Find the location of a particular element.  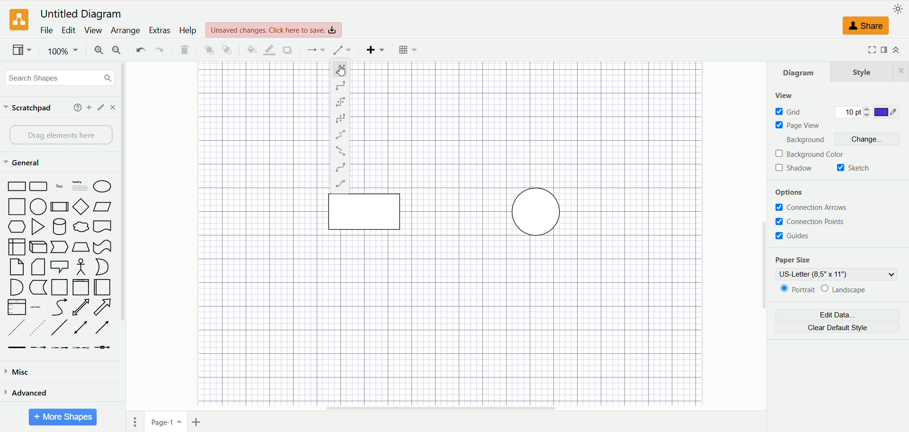

Simple Waypoint is located at coordinates (341, 102).